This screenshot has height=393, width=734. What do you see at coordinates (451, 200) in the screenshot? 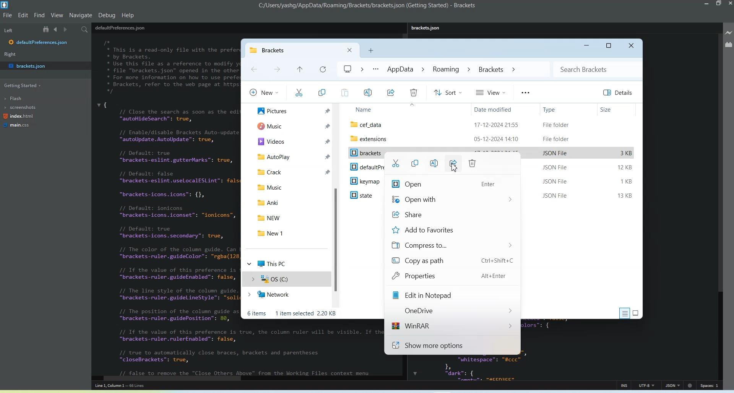
I see `Open with` at bounding box center [451, 200].